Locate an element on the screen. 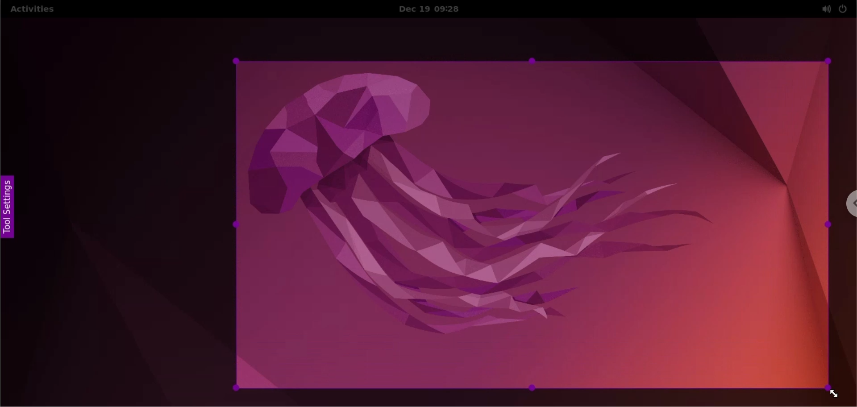 This screenshot has width=857, height=407. selected area  is located at coordinates (533, 226).